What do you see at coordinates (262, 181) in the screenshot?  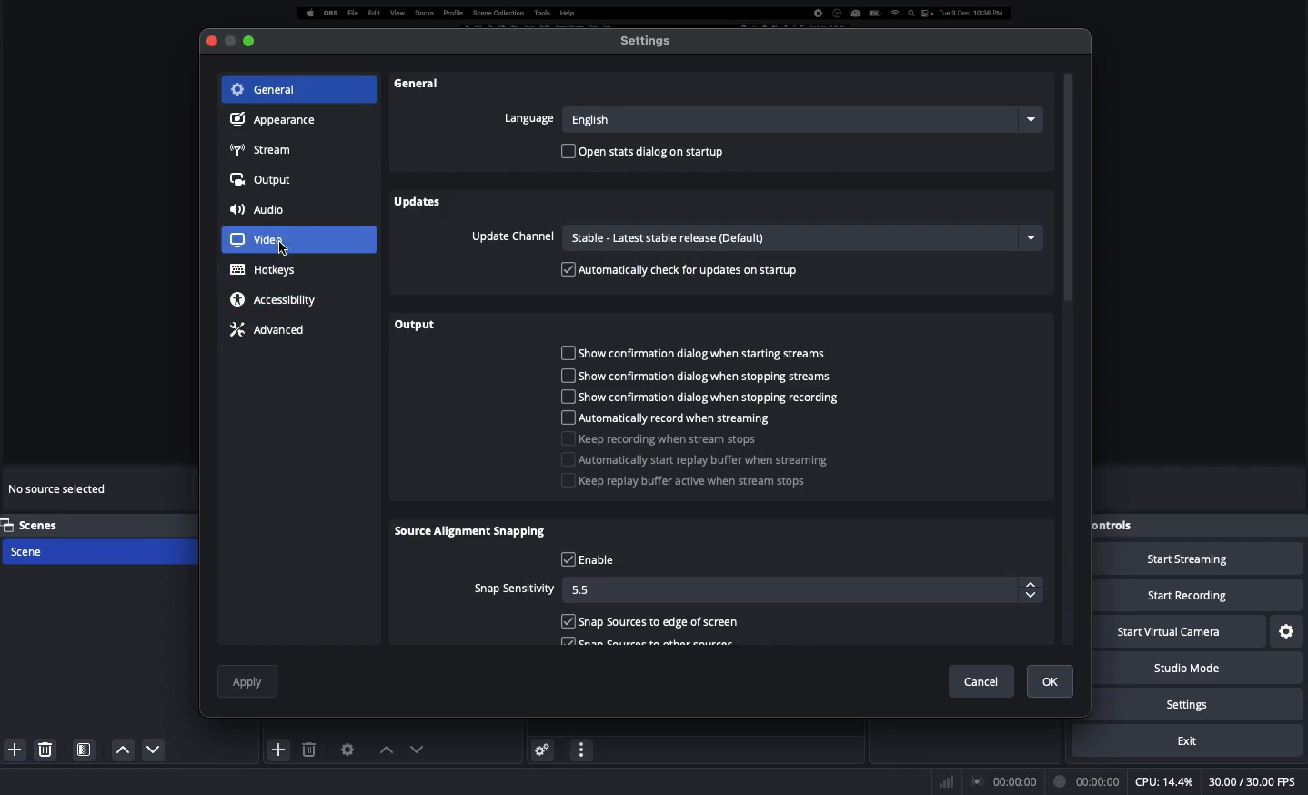 I see `Output` at bounding box center [262, 181].